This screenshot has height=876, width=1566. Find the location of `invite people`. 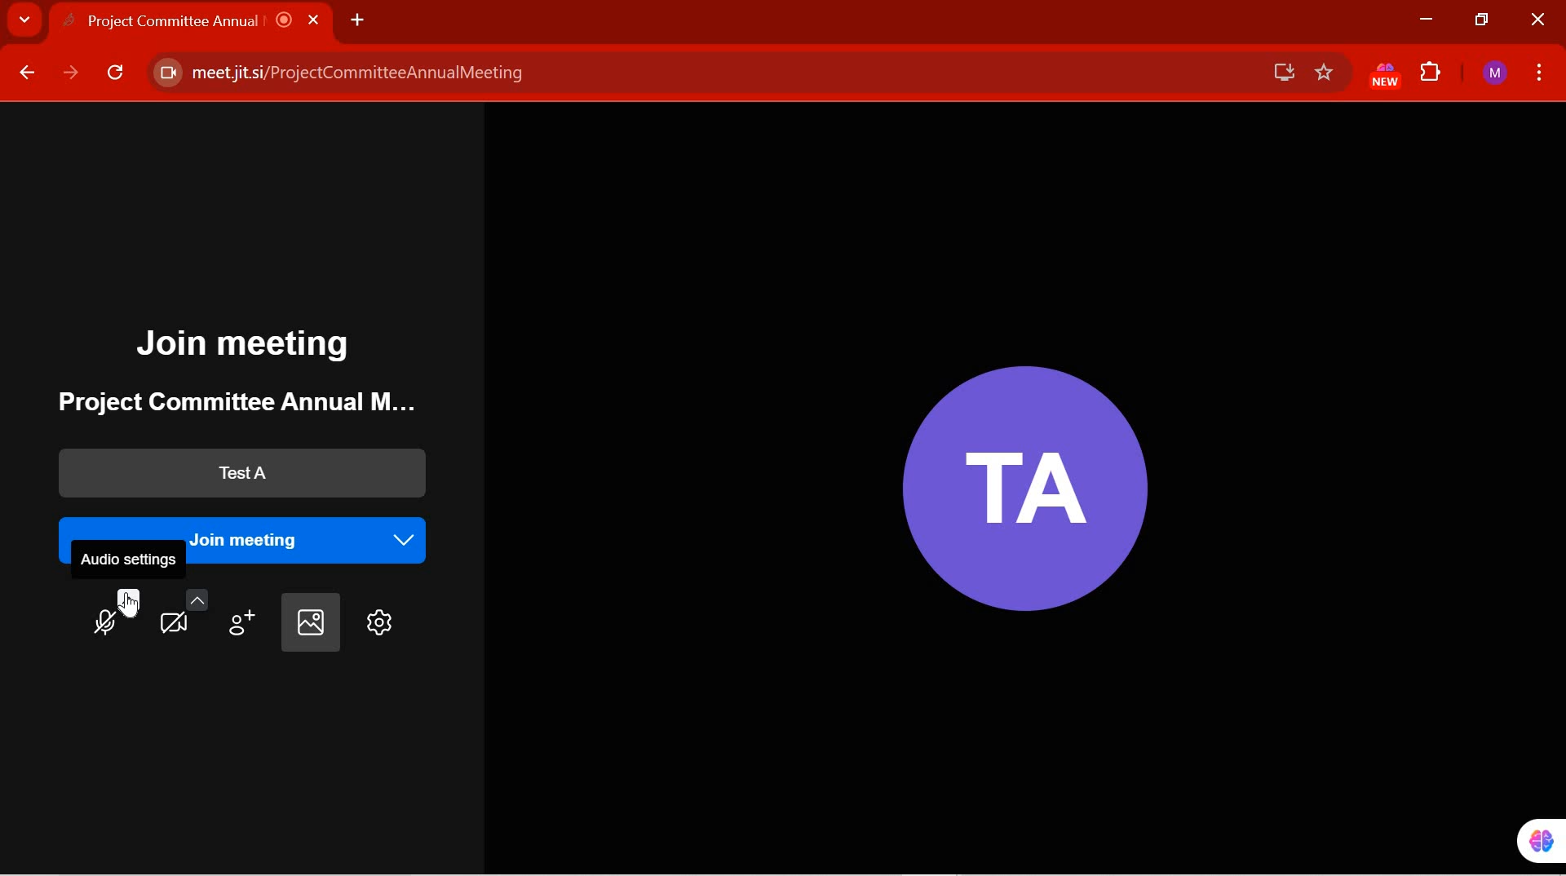

invite people is located at coordinates (245, 617).